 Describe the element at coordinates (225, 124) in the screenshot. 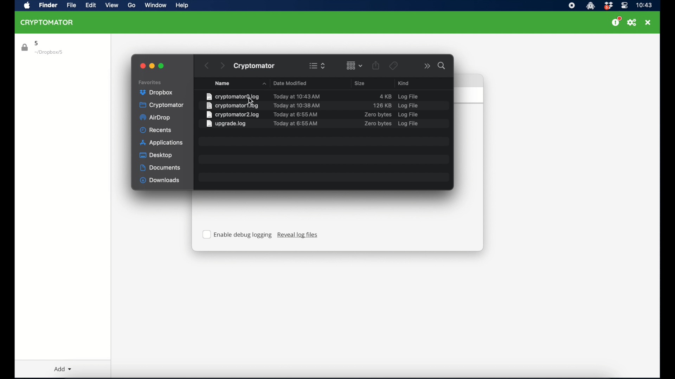

I see `file` at that location.